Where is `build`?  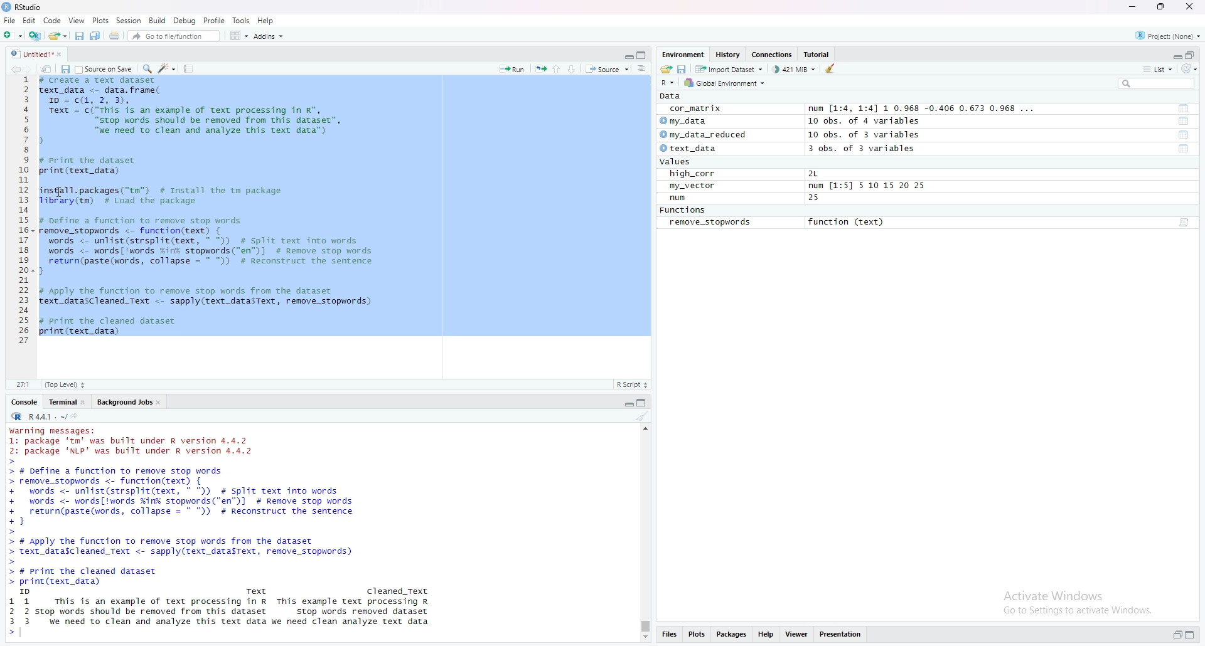 build is located at coordinates (158, 21).